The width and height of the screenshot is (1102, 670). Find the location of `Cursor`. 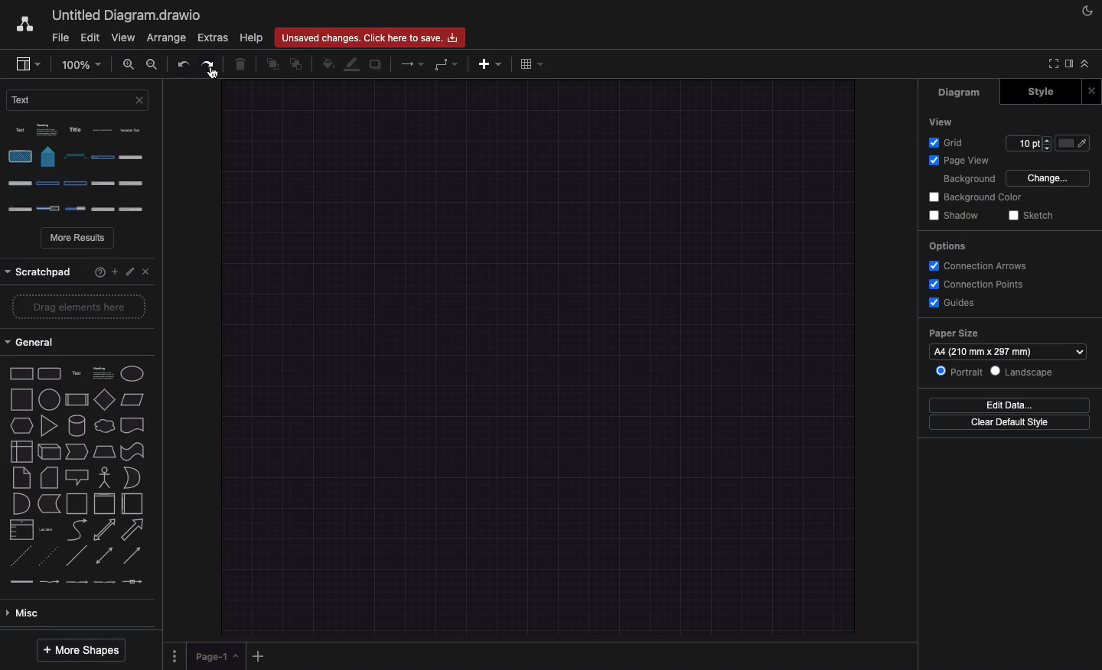

Cursor is located at coordinates (213, 73).